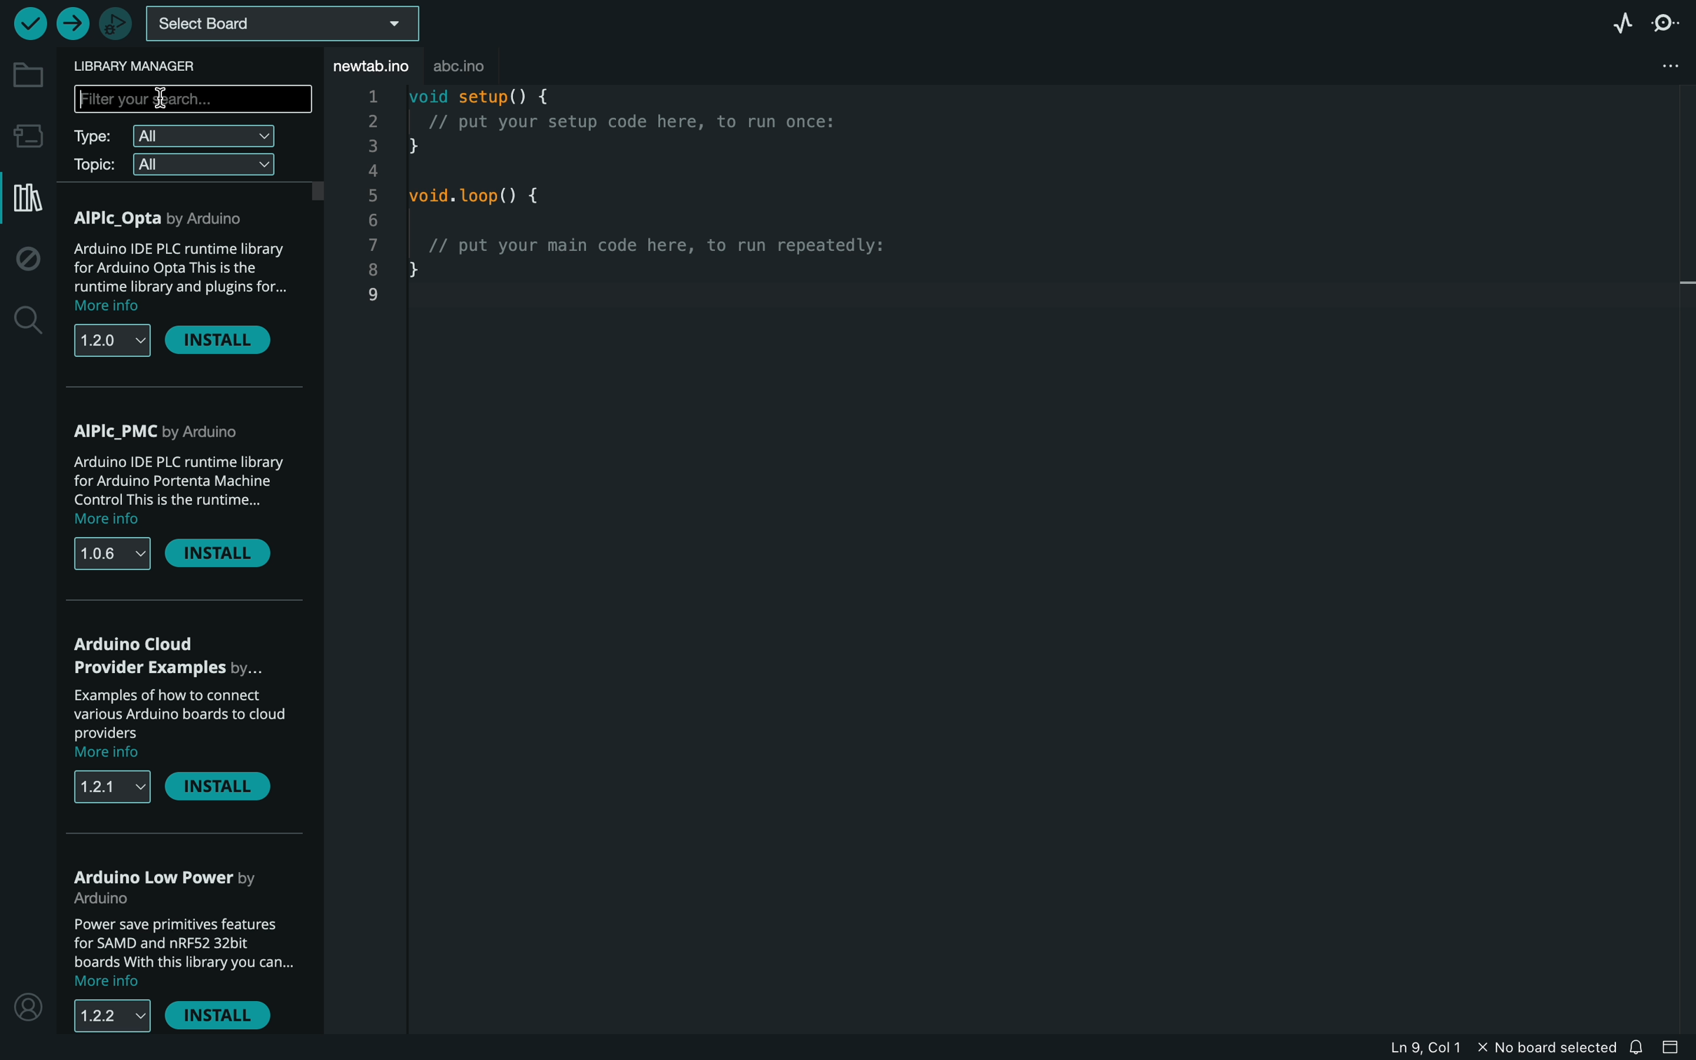 The width and height of the screenshot is (1696, 1060). Describe the element at coordinates (165, 102) in the screenshot. I see `cursor` at that location.